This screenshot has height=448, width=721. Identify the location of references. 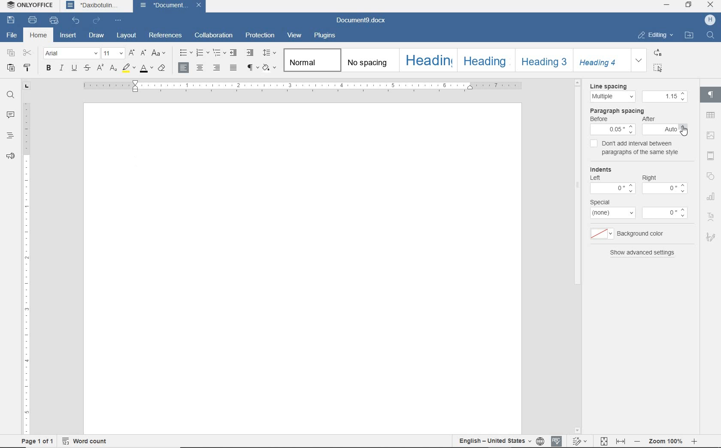
(167, 37).